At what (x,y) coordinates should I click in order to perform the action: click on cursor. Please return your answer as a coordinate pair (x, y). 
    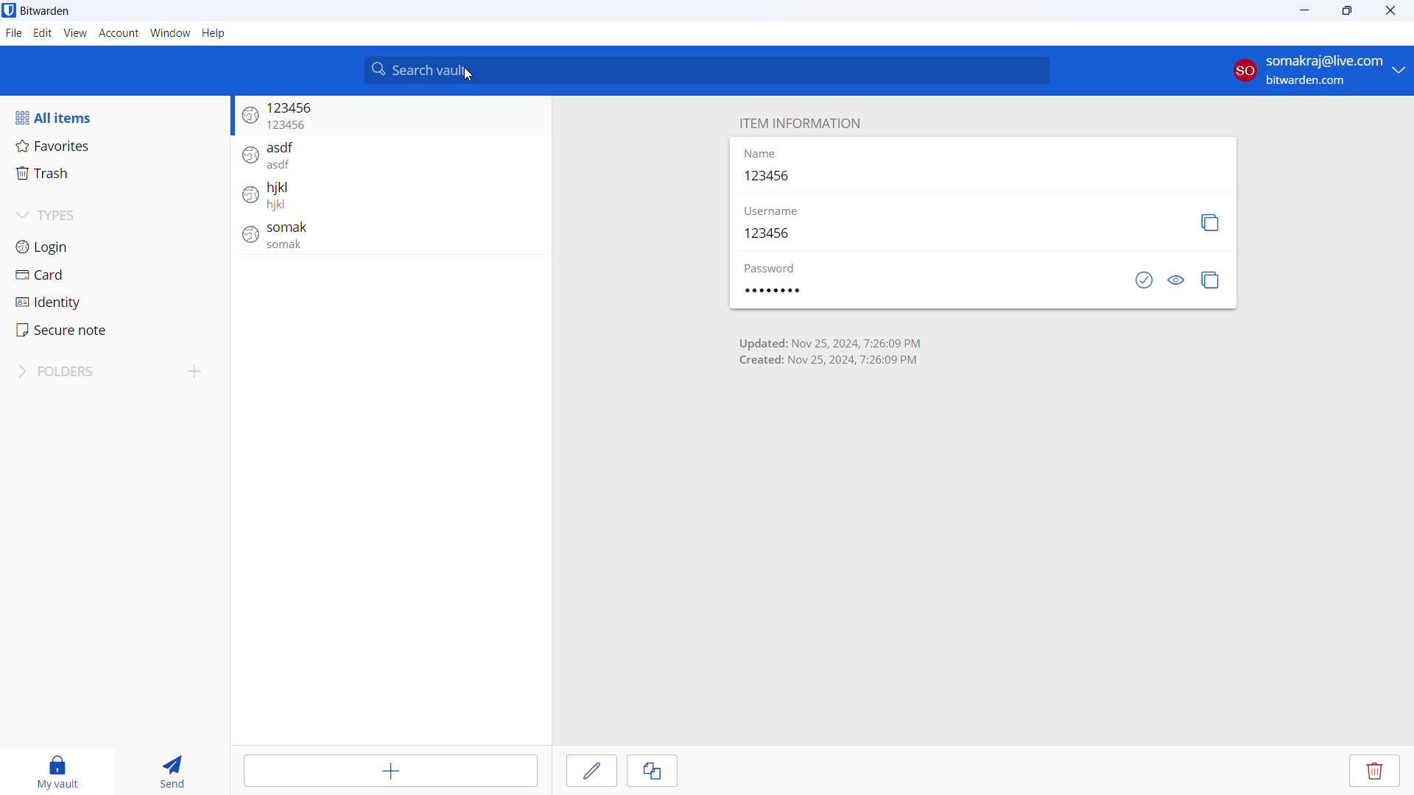
    Looking at the image, I should click on (471, 73).